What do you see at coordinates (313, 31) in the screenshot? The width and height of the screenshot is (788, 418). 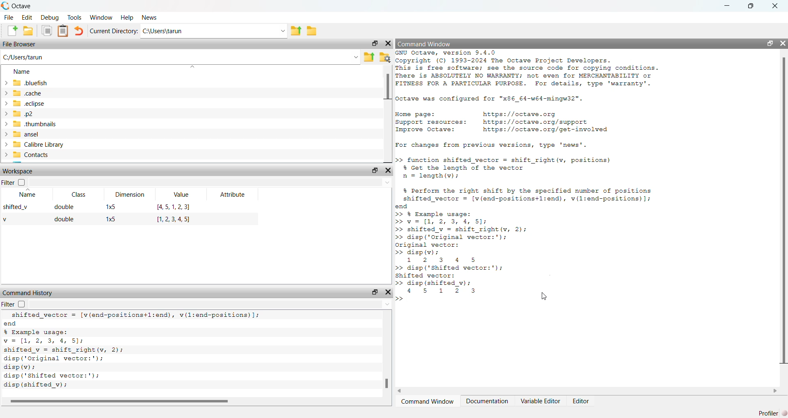 I see `browse directories` at bounding box center [313, 31].